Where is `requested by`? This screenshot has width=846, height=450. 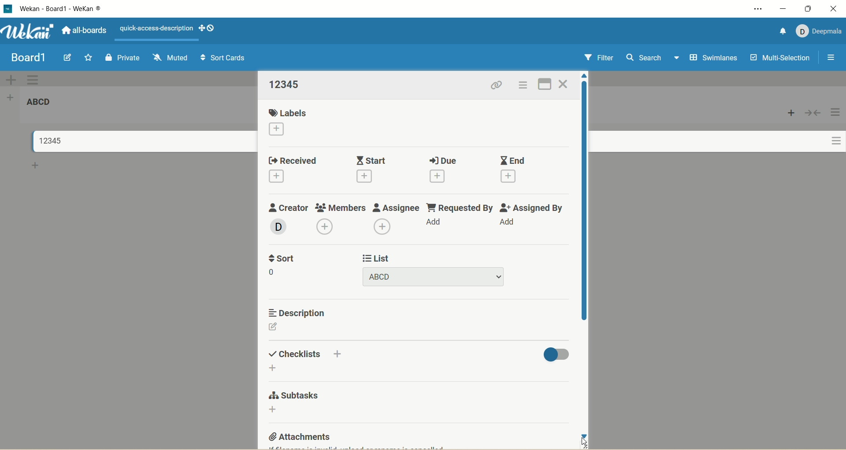
requested by is located at coordinates (459, 207).